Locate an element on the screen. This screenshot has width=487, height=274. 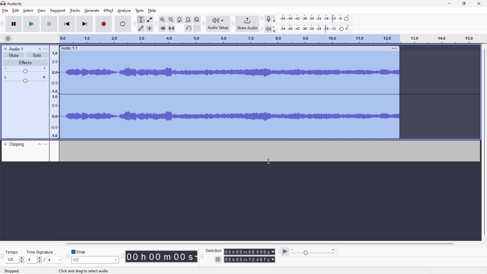
generate is located at coordinates (92, 11).